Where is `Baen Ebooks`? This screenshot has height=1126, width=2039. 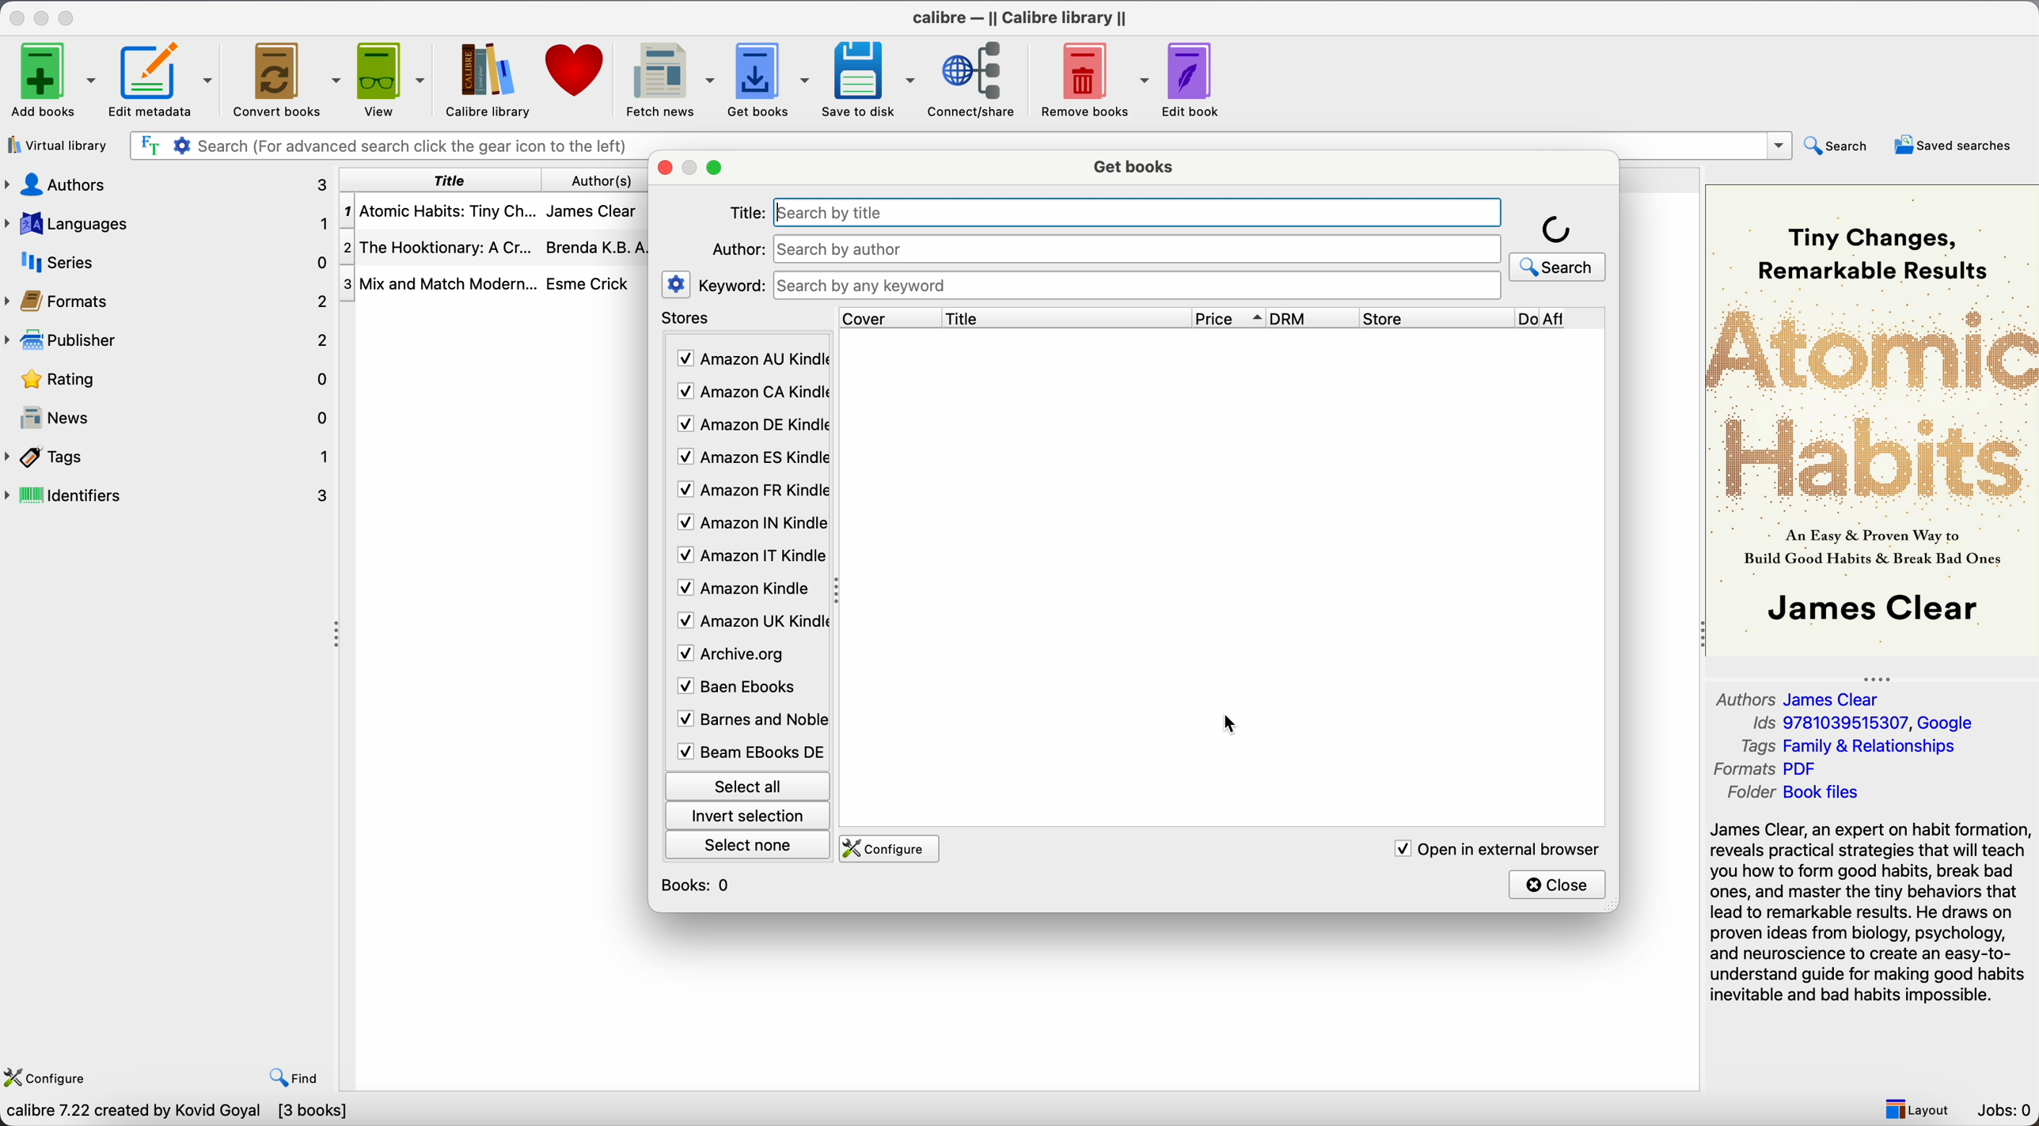 Baen Ebooks is located at coordinates (742, 690).